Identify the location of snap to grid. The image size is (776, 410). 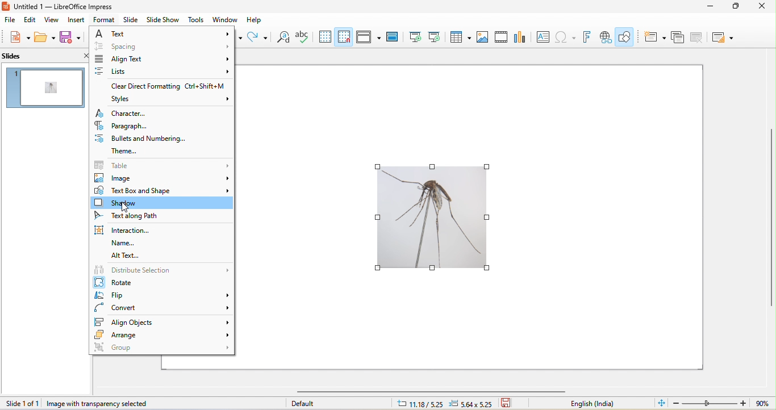
(343, 37).